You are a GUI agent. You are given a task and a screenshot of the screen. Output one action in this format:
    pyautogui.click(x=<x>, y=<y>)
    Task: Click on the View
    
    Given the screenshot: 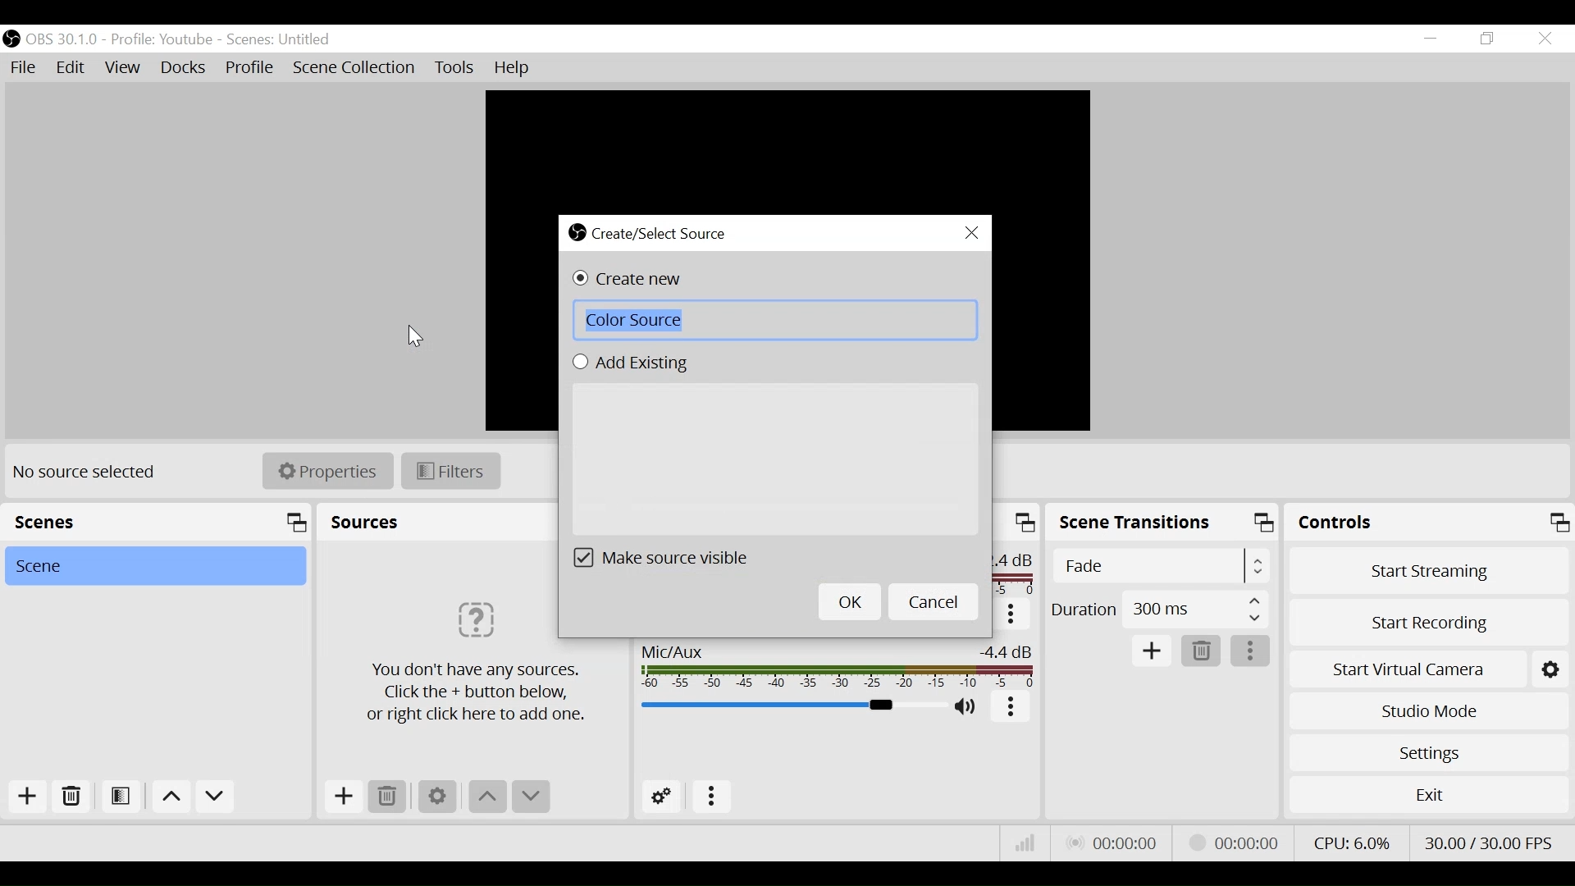 What is the action you would take?
    pyautogui.click(x=121, y=67)
    